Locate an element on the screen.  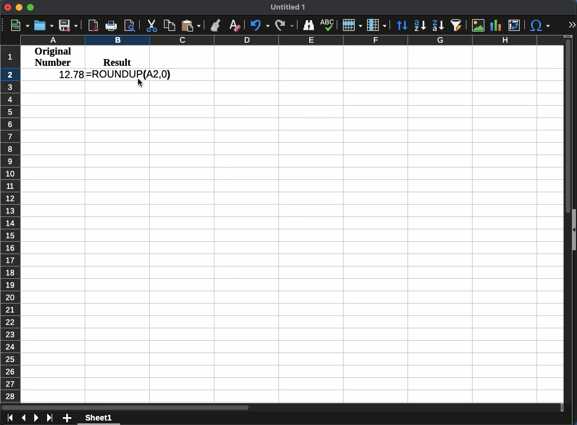
previous sheet is located at coordinates (24, 418).